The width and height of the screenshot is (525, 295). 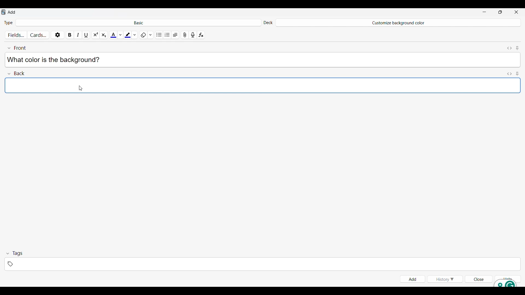 I want to click on Equations, so click(x=201, y=34).